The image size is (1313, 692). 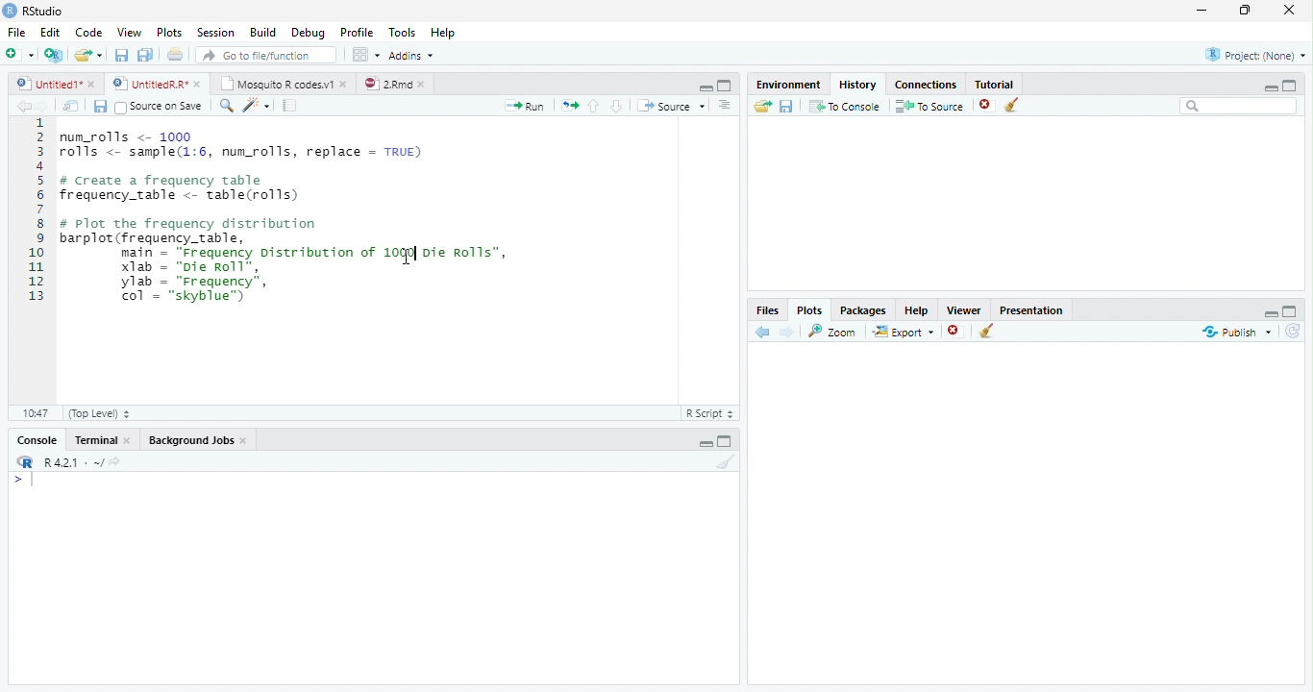 I want to click on Clear, so click(x=1012, y=105).